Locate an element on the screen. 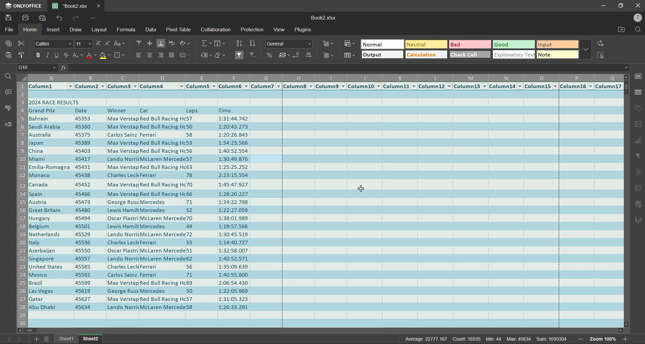  font style is located at coordinates (53, 44).